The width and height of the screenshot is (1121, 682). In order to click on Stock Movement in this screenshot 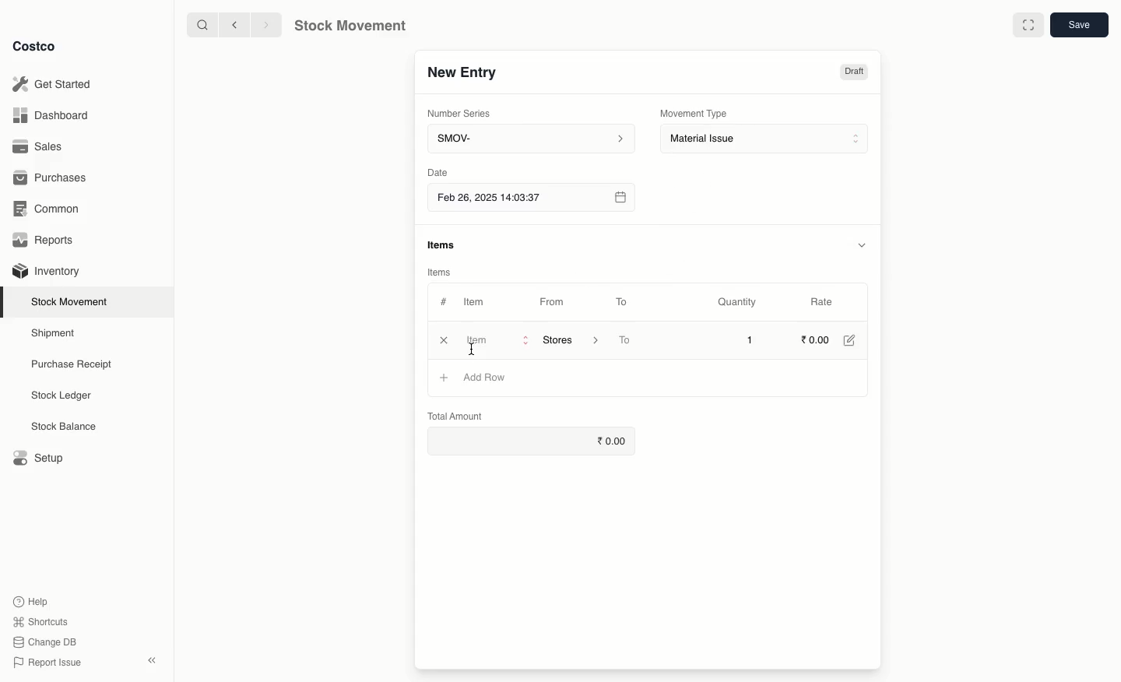, I will do `click(347, 26)`.